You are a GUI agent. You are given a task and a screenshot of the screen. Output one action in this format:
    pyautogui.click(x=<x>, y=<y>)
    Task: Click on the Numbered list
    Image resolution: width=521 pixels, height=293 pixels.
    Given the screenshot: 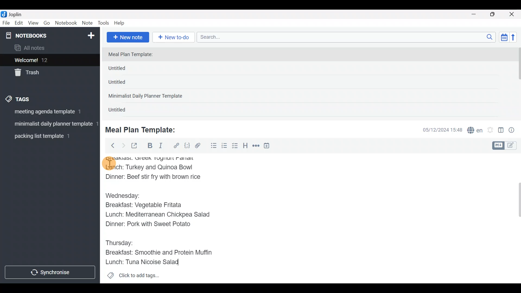 What is the action you would take?
    pyautogui.click(x=224, y=147)
    